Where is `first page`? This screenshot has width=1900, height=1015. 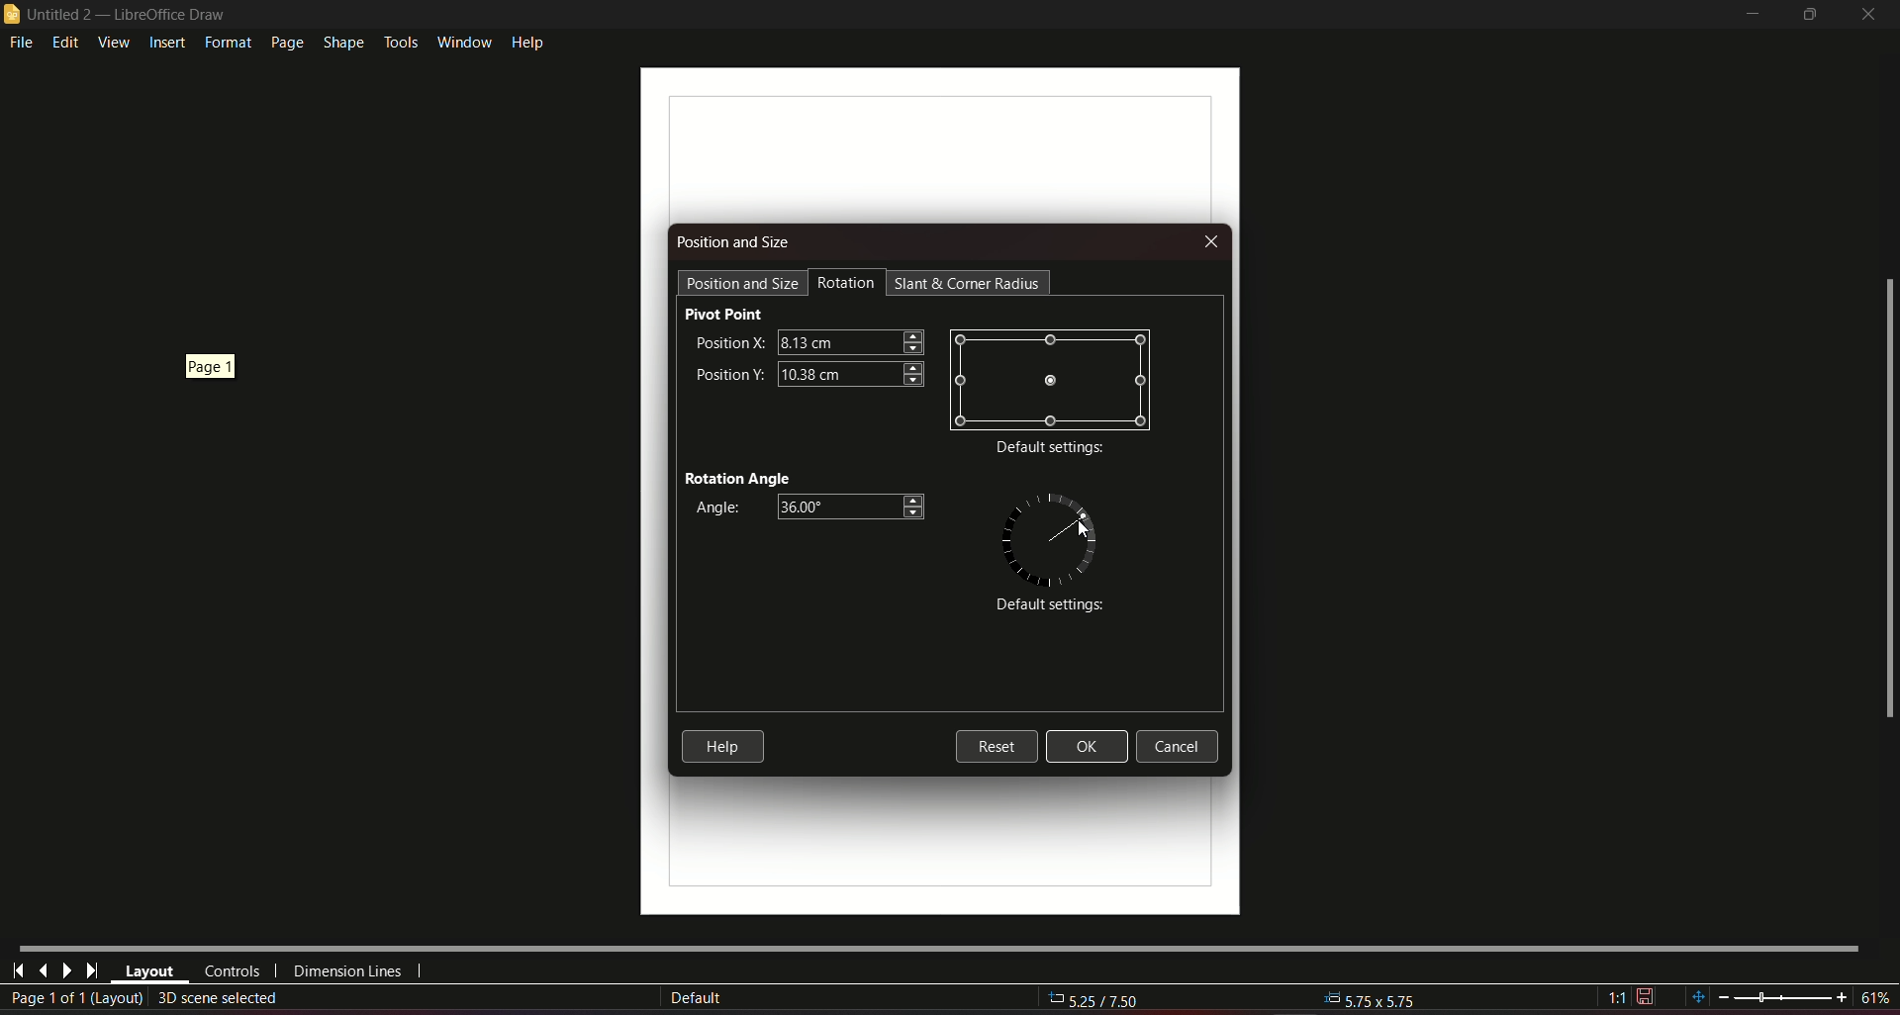 first page is located at coordinates (19, 969).